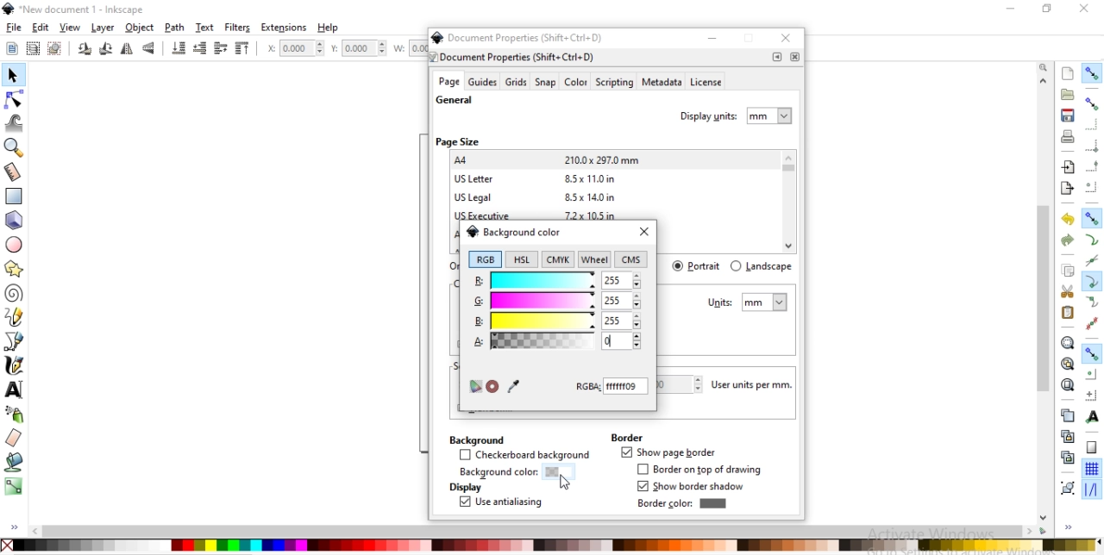 This screenshot has width=1104, height=555. What do you see at coordinates (513, 231) in the screenshot?
I see `background color` at bounding box center [513, 231].